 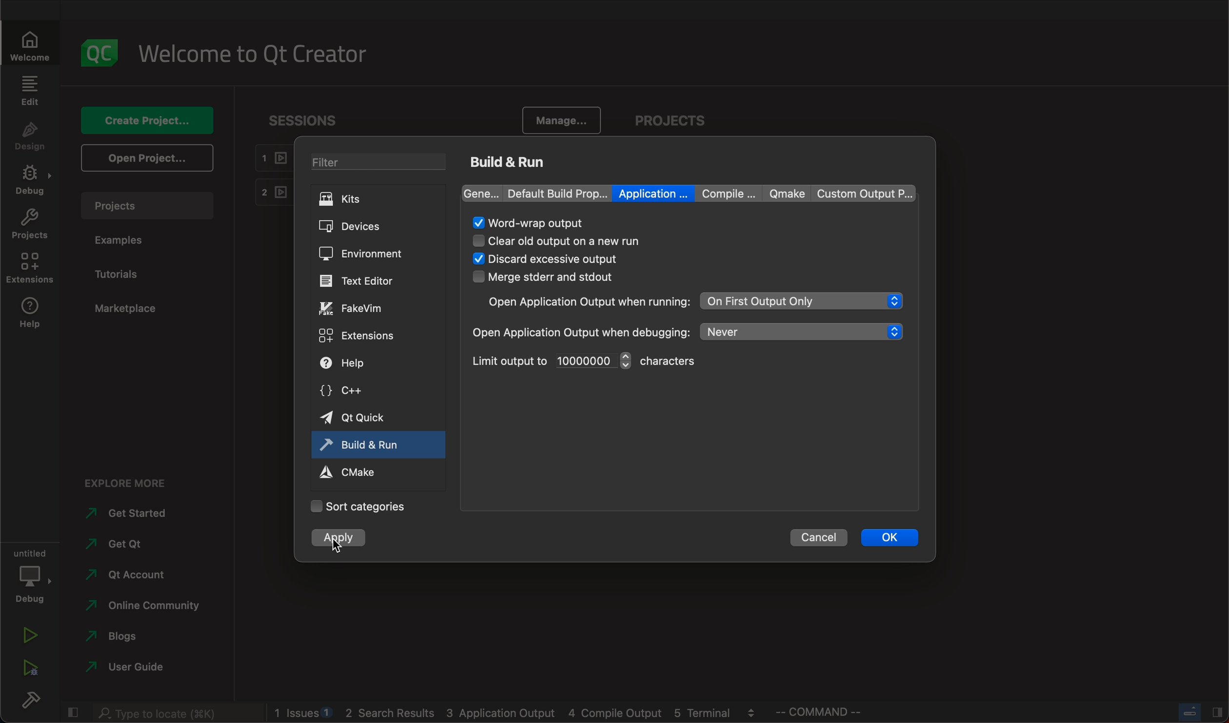 I want to click on qmake, so click(x=783, y=193).